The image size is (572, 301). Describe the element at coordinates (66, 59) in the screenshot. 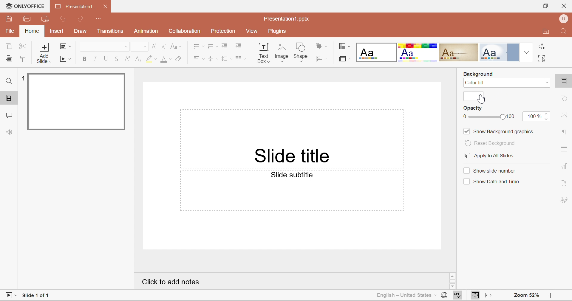

I see `Start Slideshow` at that location.